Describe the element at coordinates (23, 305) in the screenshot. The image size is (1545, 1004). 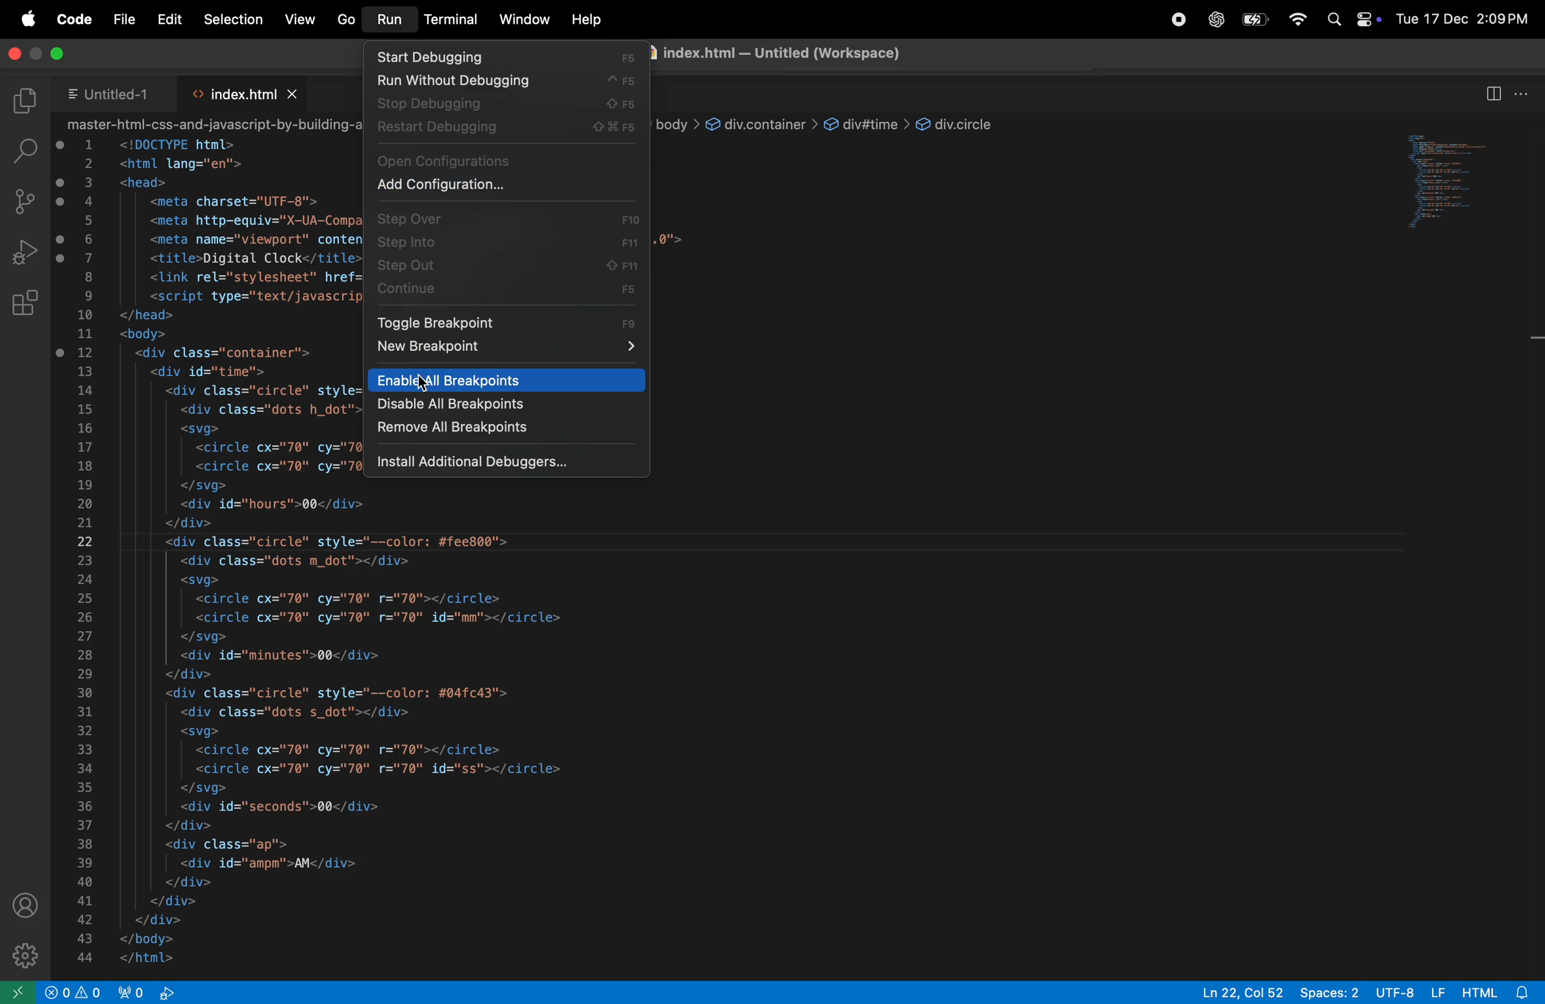
I see `extensions` at that location.